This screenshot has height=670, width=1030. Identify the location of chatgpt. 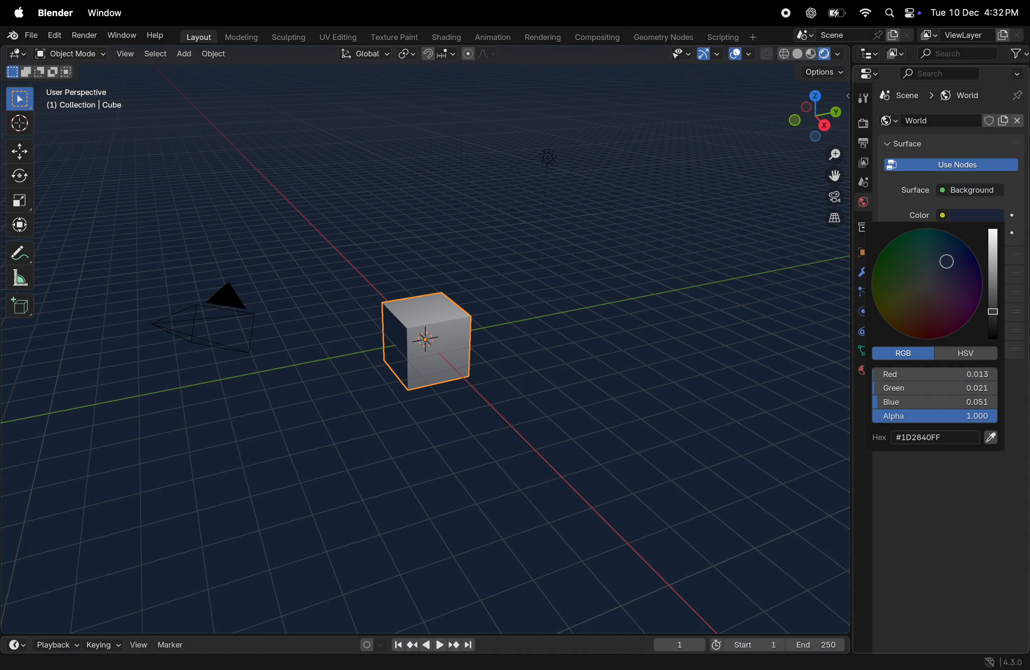
(811, 13).